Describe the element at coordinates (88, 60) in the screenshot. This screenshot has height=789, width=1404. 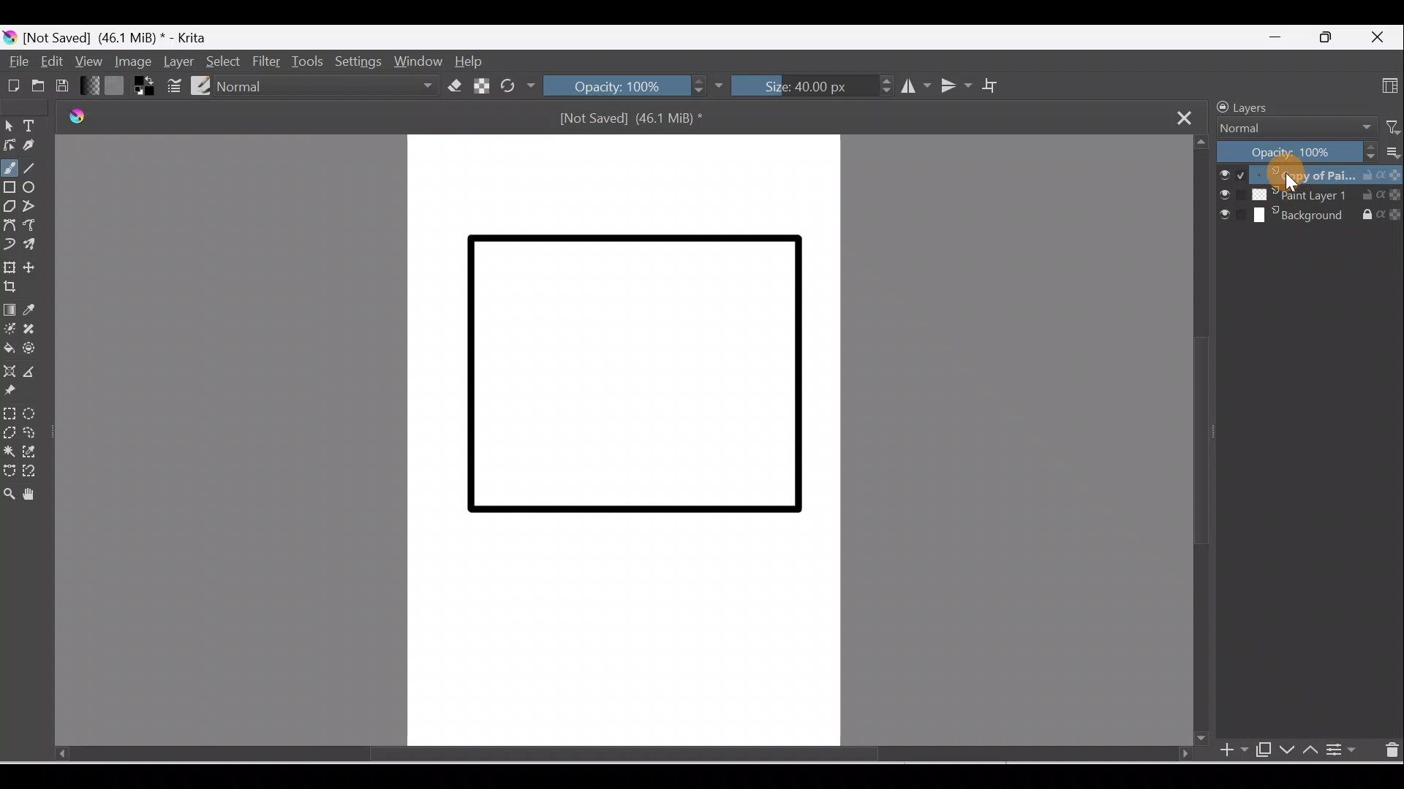
I see `View` at that location.